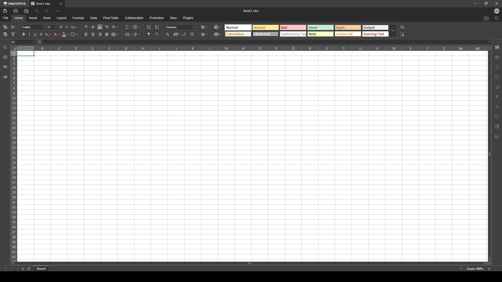 This screenshot has width=502, height=282. I want to click on decrease decimal, so click(185, 34).